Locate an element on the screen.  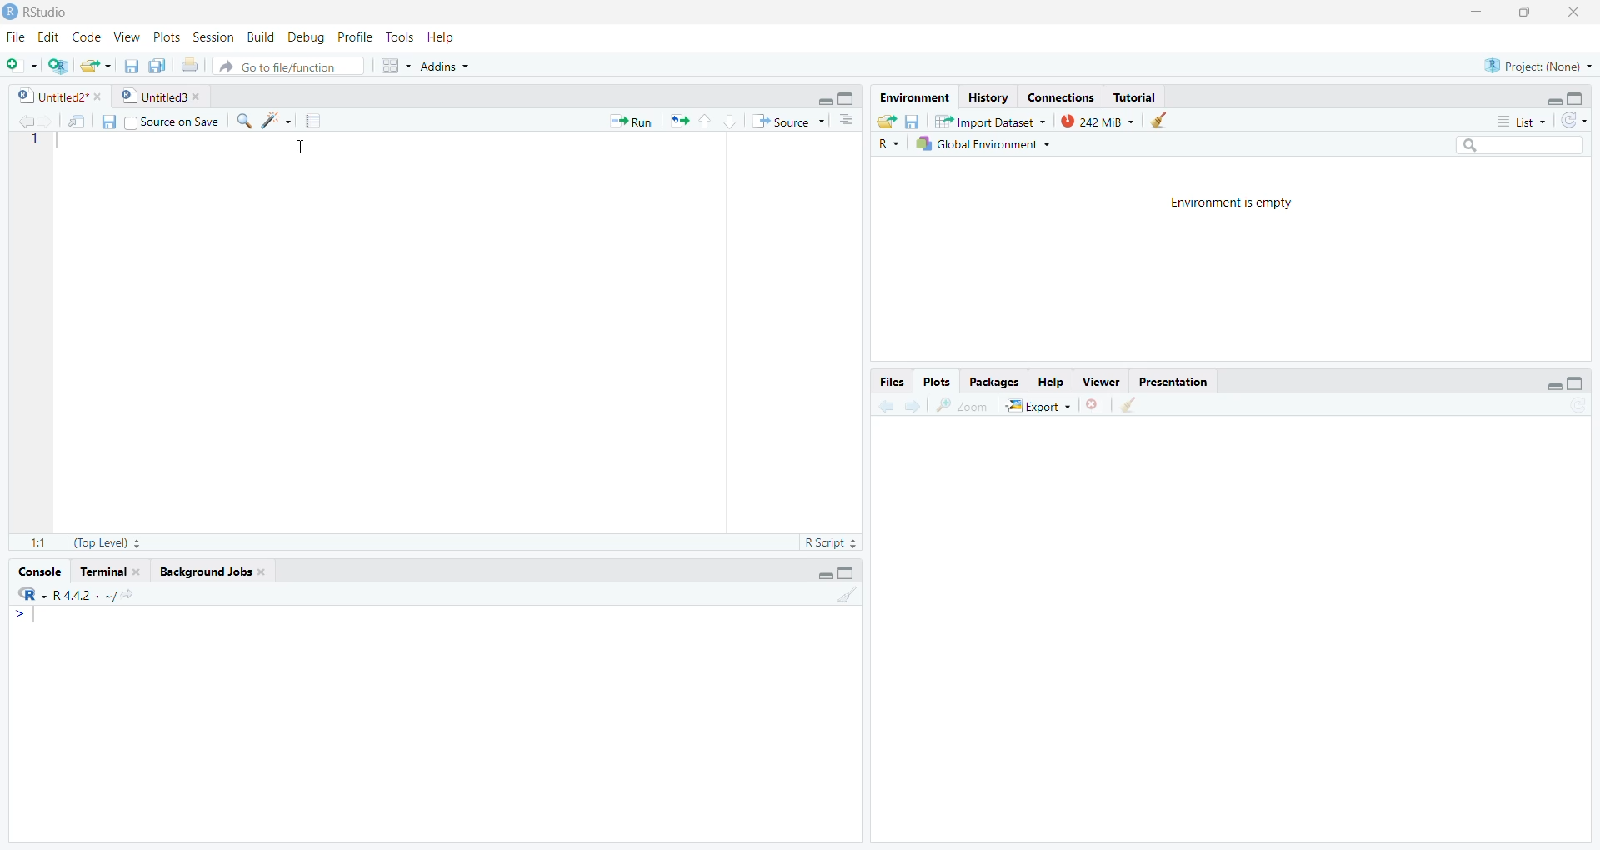
Global Environment  is located at coordinates (990, 143).